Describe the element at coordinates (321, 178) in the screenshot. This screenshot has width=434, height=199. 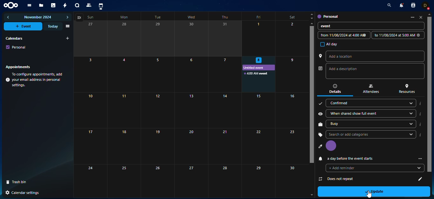
I see `attach` at that location.